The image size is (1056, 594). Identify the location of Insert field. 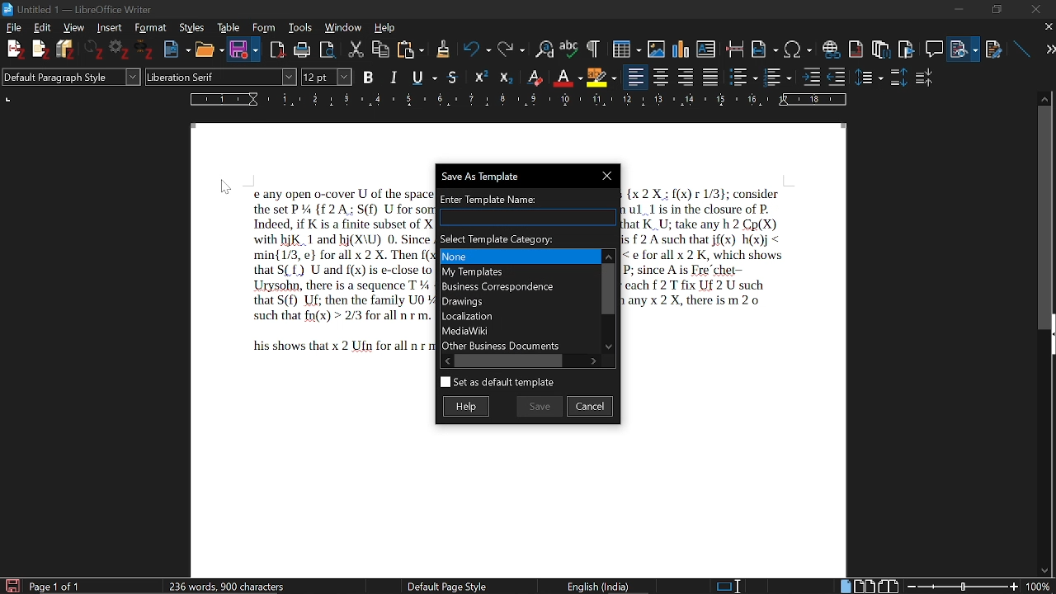
(765, 45).